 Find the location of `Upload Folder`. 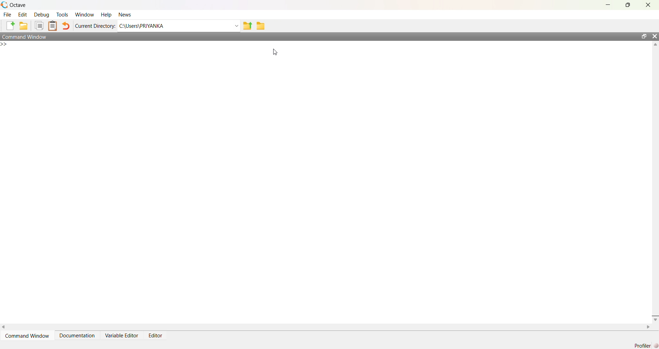

Upload Folder is located at coordinates (248, 26).